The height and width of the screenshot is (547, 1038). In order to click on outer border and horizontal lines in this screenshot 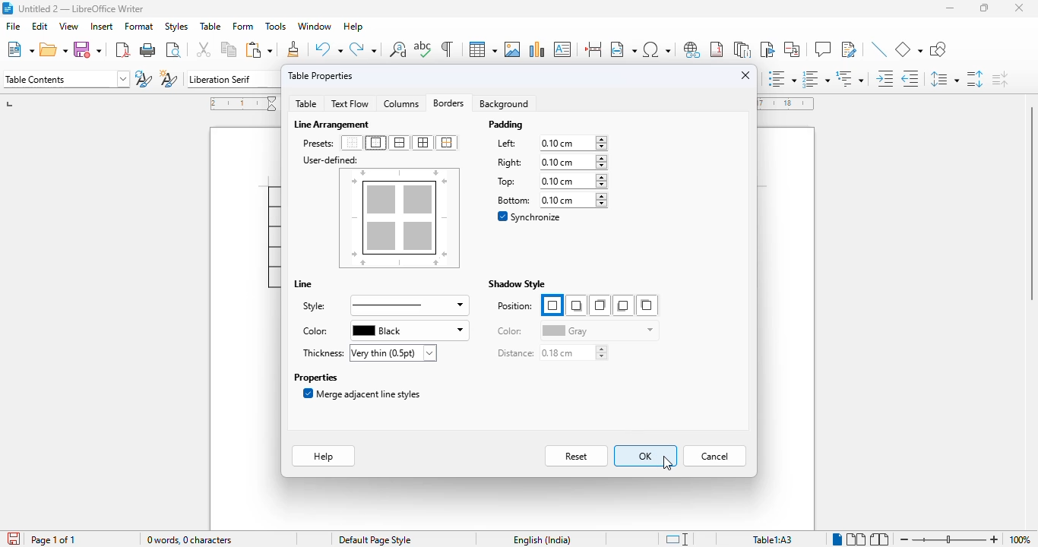, I will do `click(399, 143)`.